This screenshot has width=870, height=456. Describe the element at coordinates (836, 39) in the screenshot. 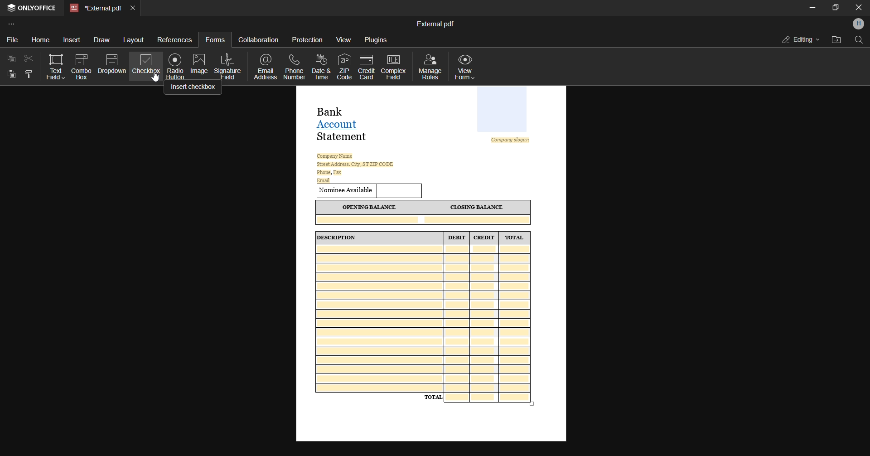

I see `open file location` at that location.